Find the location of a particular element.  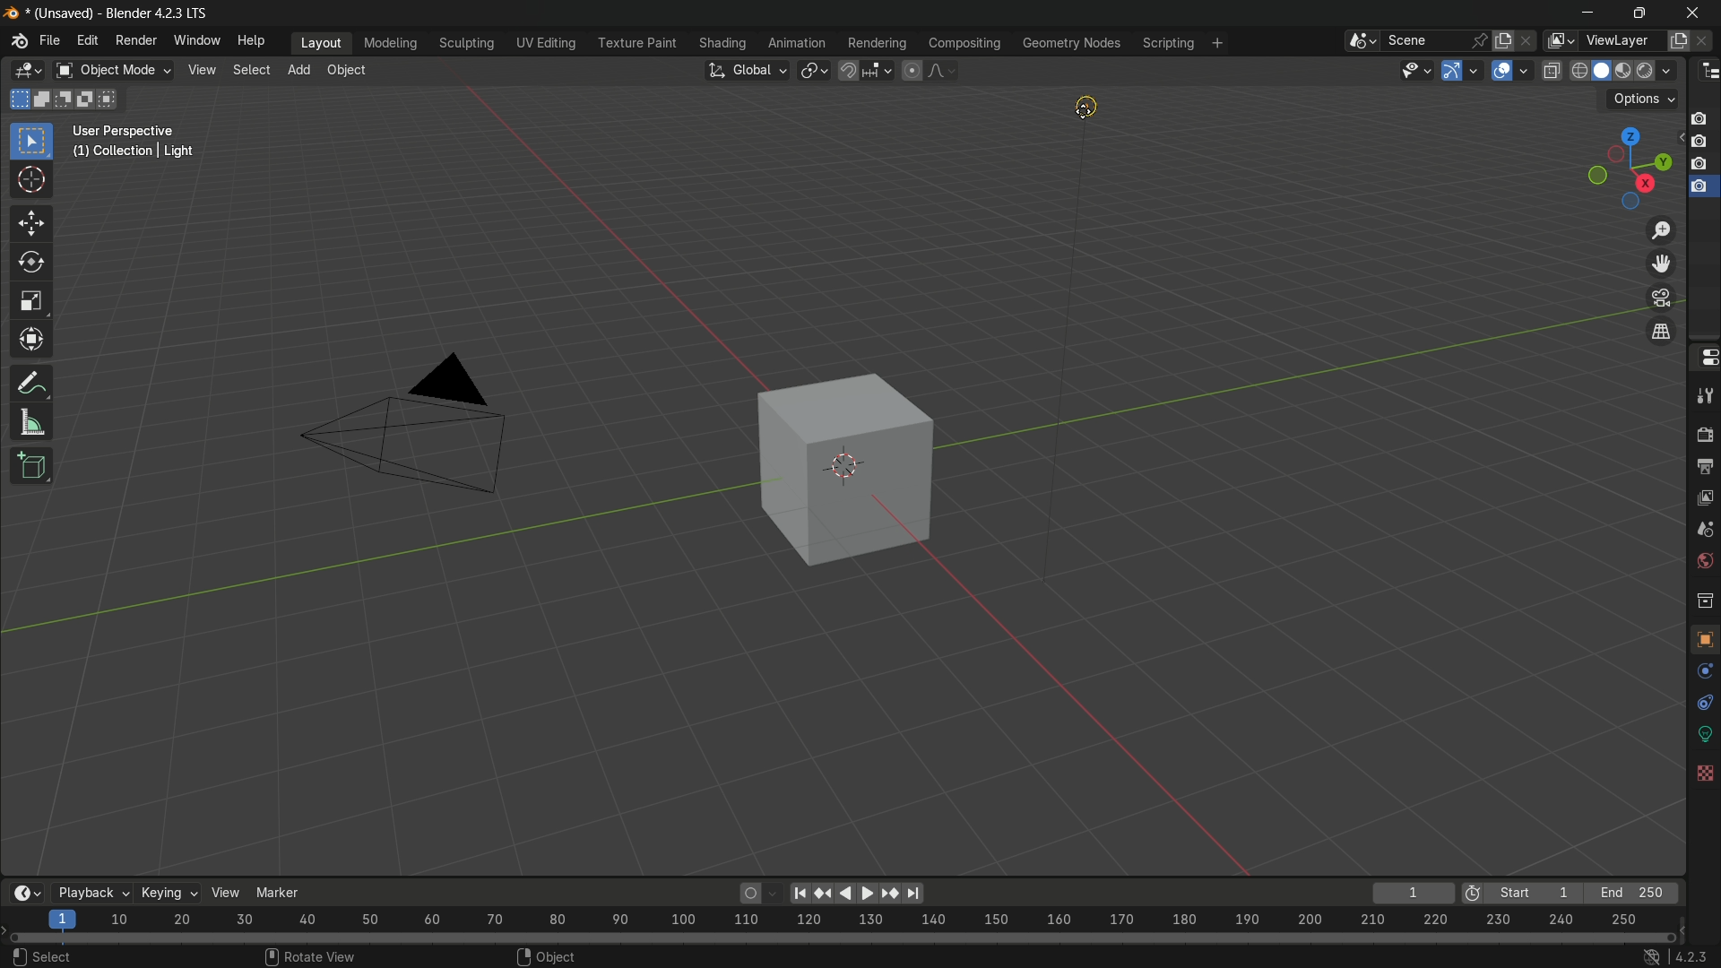

measure is located at coordinates (35, 423).